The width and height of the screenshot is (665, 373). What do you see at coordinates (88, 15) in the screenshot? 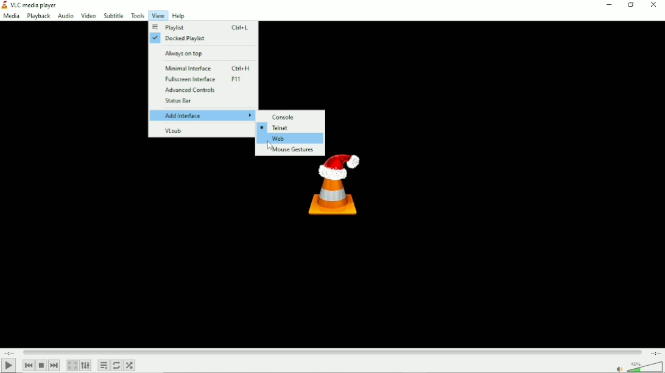
I see `Video` at bounding box center [88, 15].